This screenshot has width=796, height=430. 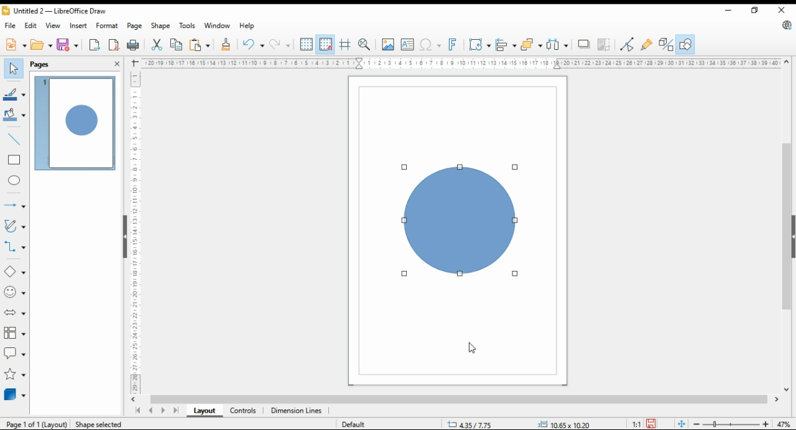 I want to click on clone formatting, so click(x=227, y=45).